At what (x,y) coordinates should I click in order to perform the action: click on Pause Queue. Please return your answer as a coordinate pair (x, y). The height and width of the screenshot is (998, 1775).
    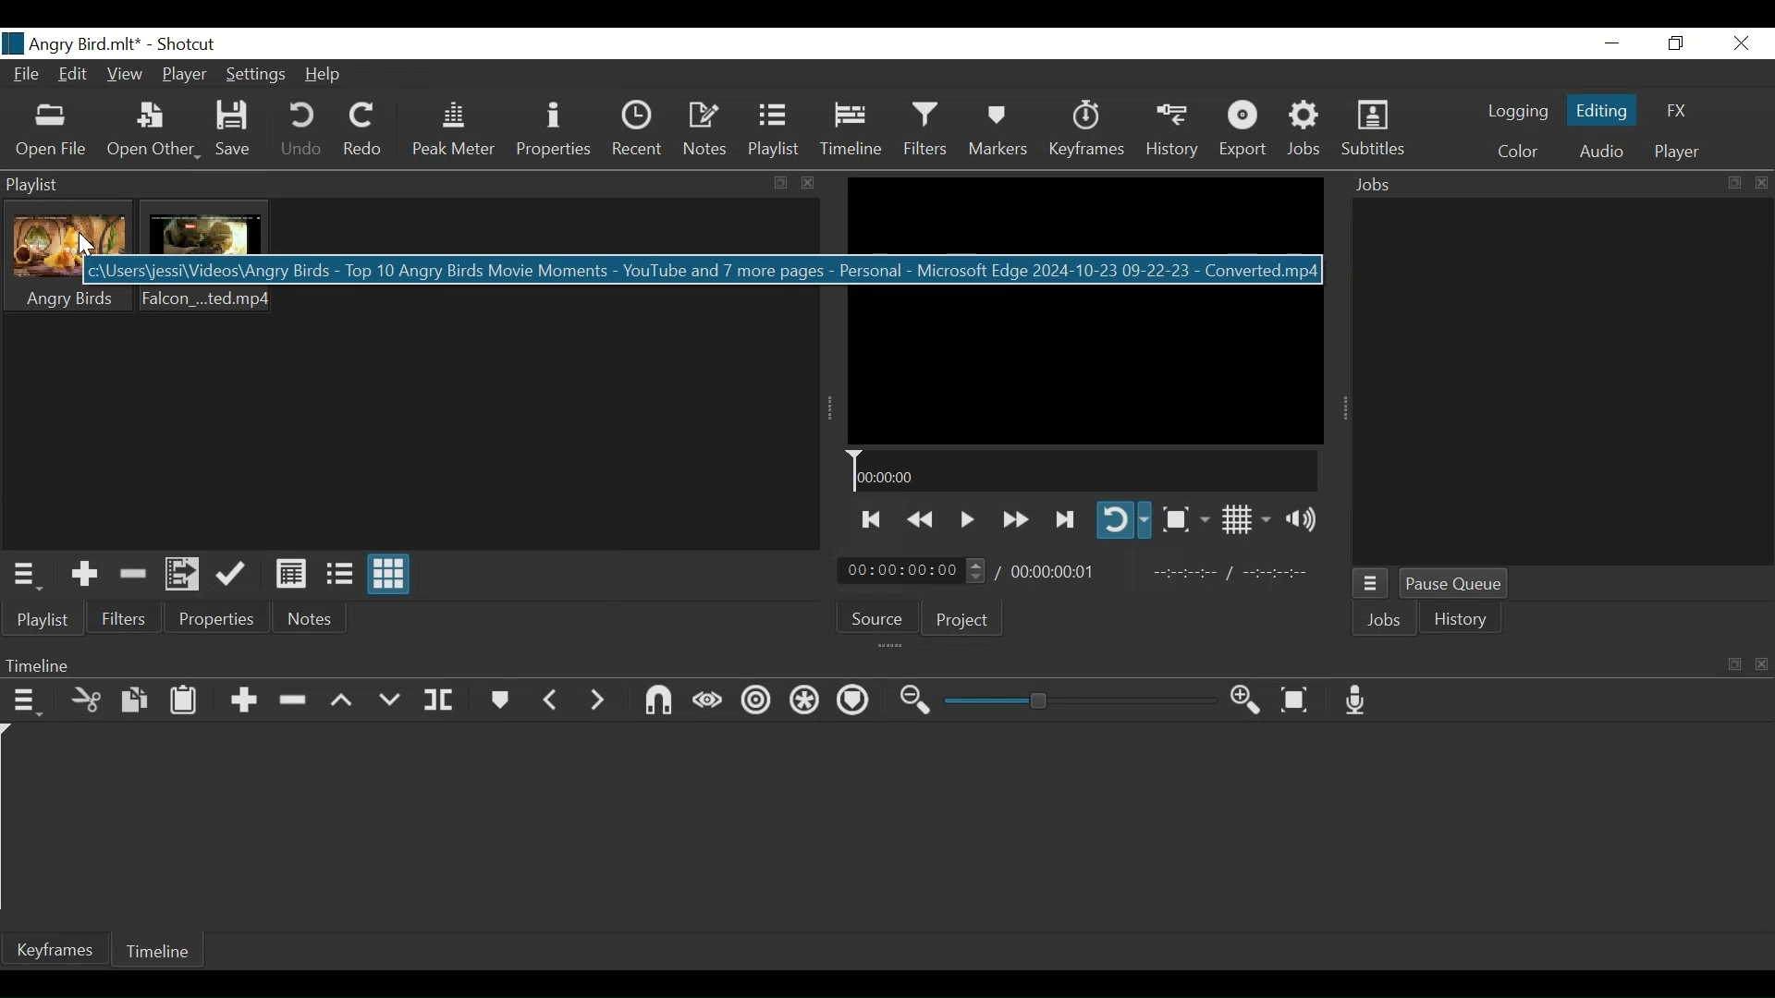
    Looking at the image, I should click on (1454, 583).